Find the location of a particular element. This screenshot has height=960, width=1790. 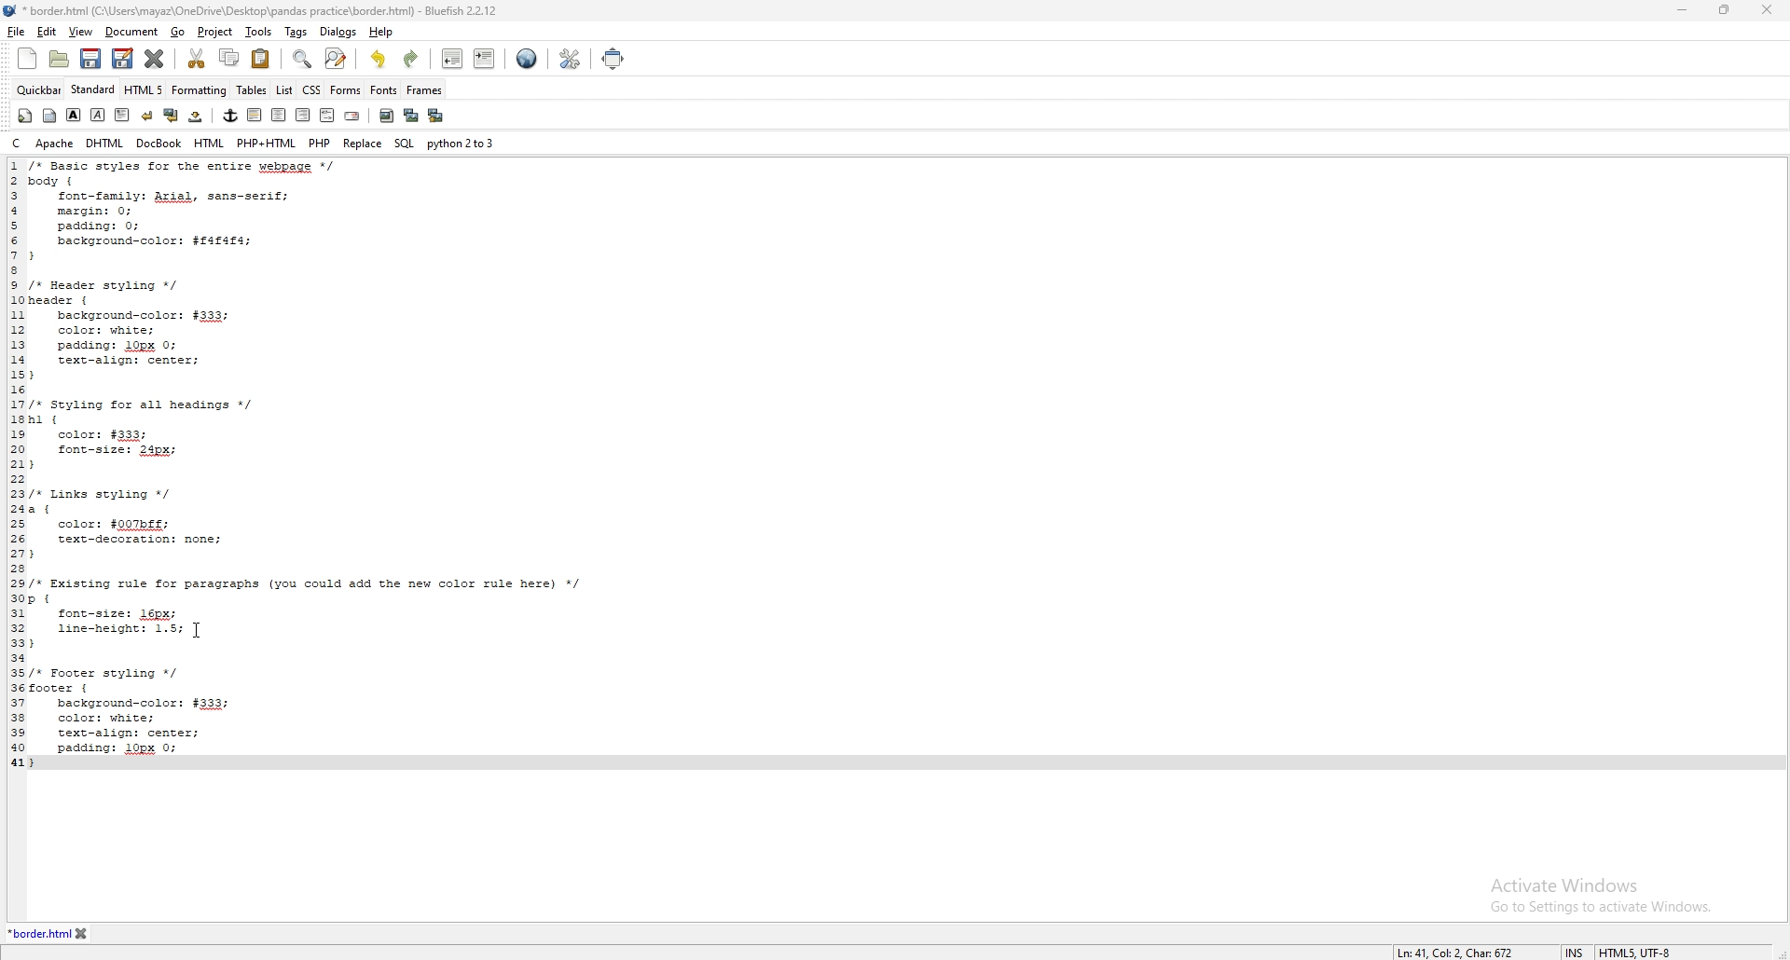

quickbar is located at coordinates (40, 89).